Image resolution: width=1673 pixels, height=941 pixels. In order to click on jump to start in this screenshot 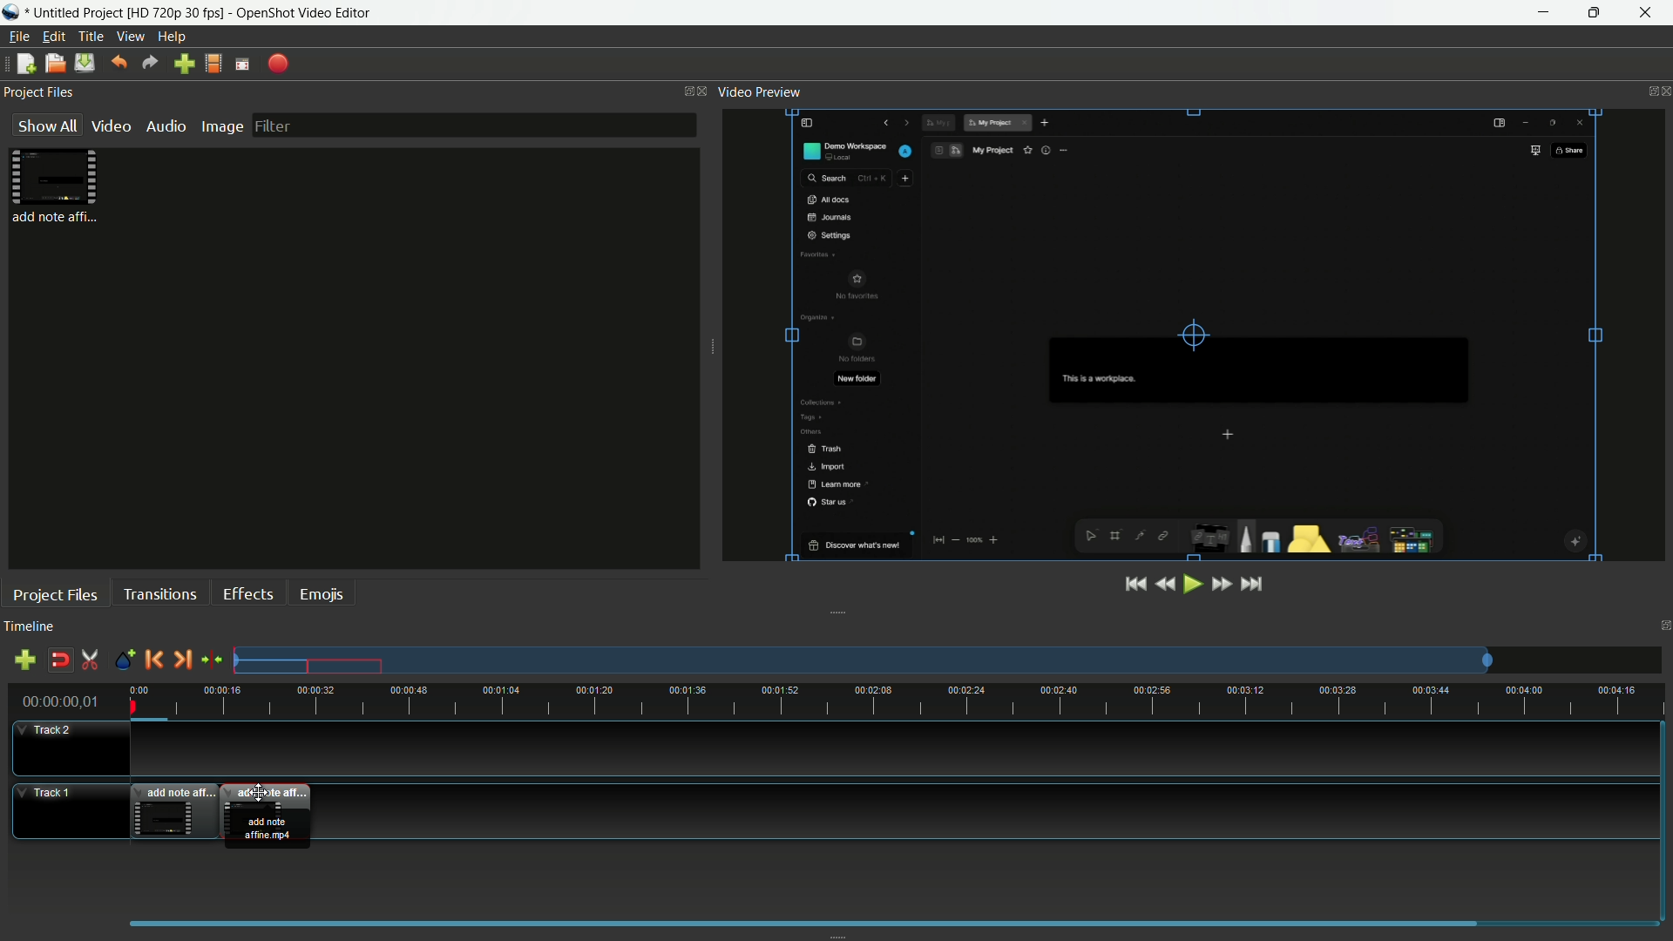, I will do `click(1134, 586)`.